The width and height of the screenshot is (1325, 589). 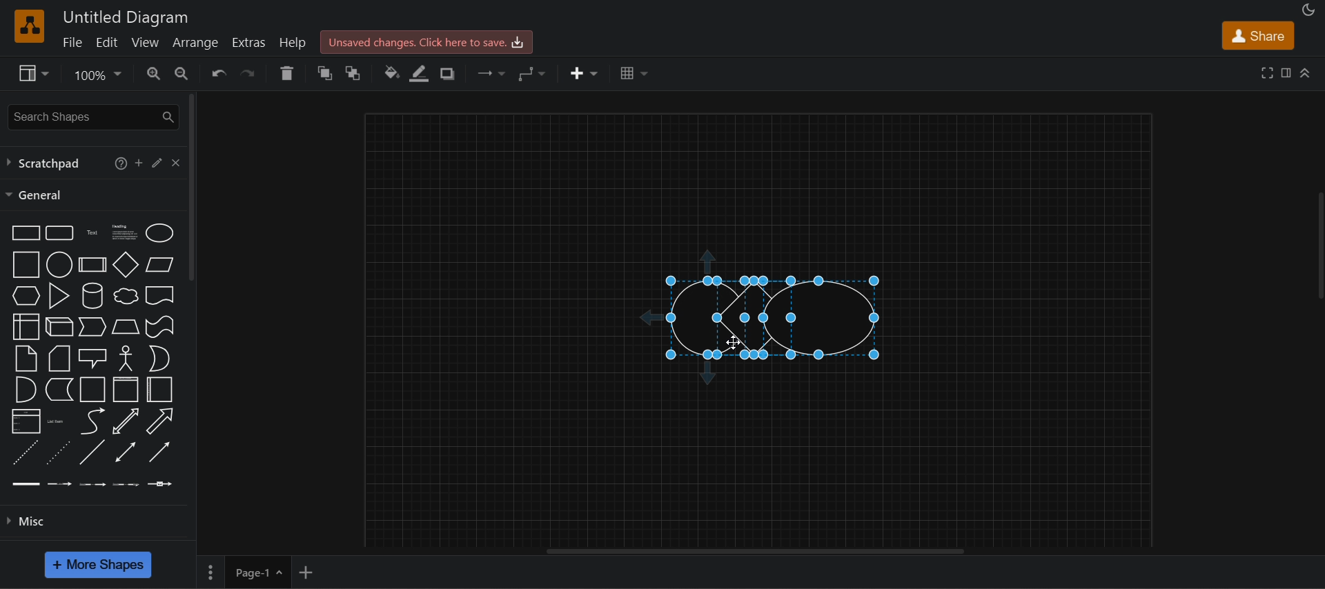 What do you see at coordinates (159, 359) in the screenshot?
I see `or` at bounding box center [159, 359].